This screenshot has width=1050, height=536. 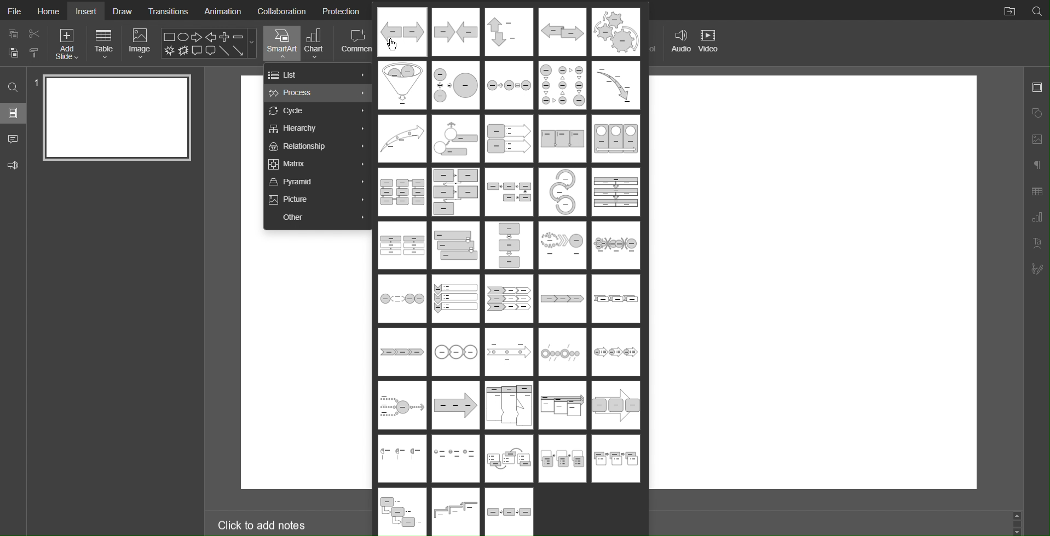 I want to click on Video, so click(x=710, y=44).